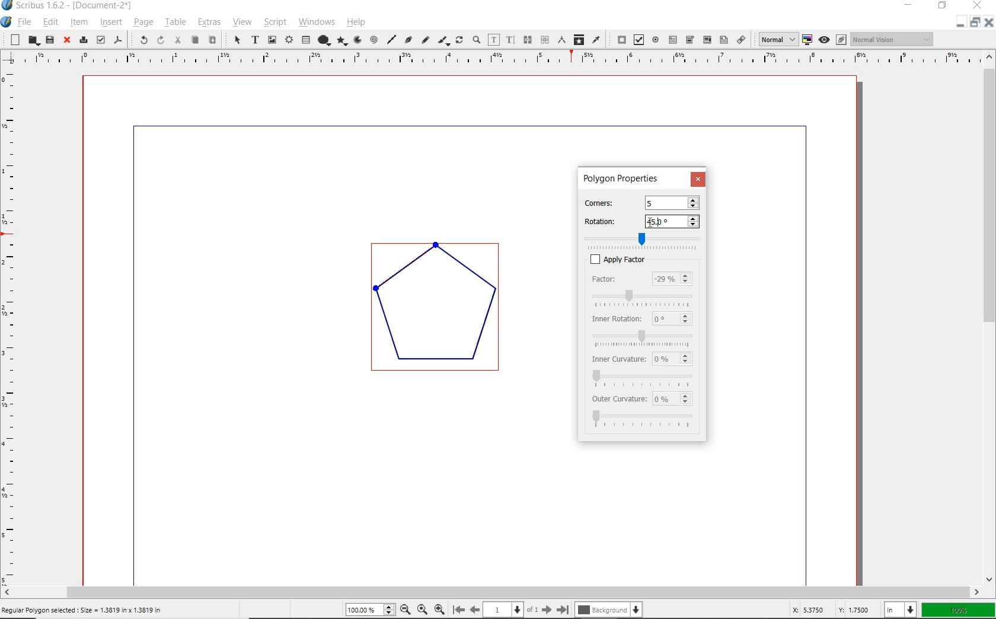 This screenshot has width=996, height=619. I want to click on Move to next page, so click(542, 610).